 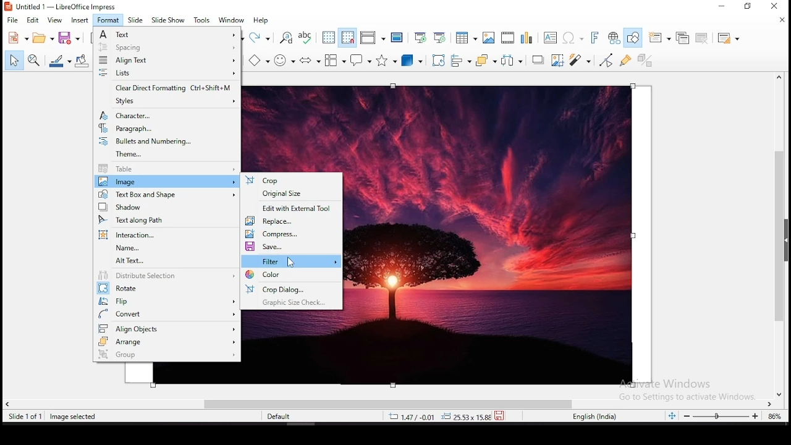 What do you see at coordinates (60, 60) in the screenshot?
I see `line color` at bounding box center [60, 60].